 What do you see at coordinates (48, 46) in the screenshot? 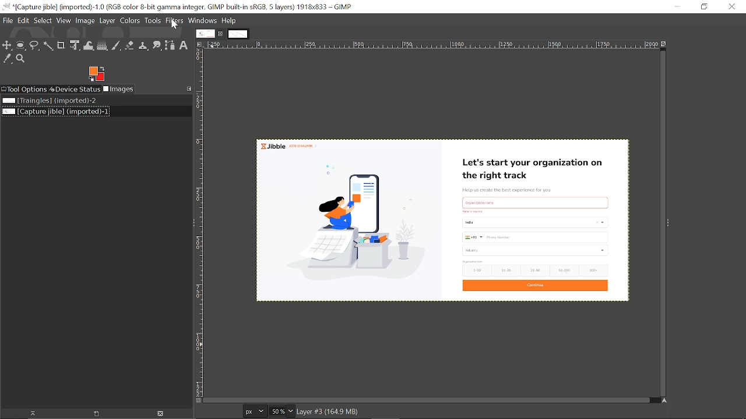
I see `Fuzzy select tool` at bounding box center [48, 46].